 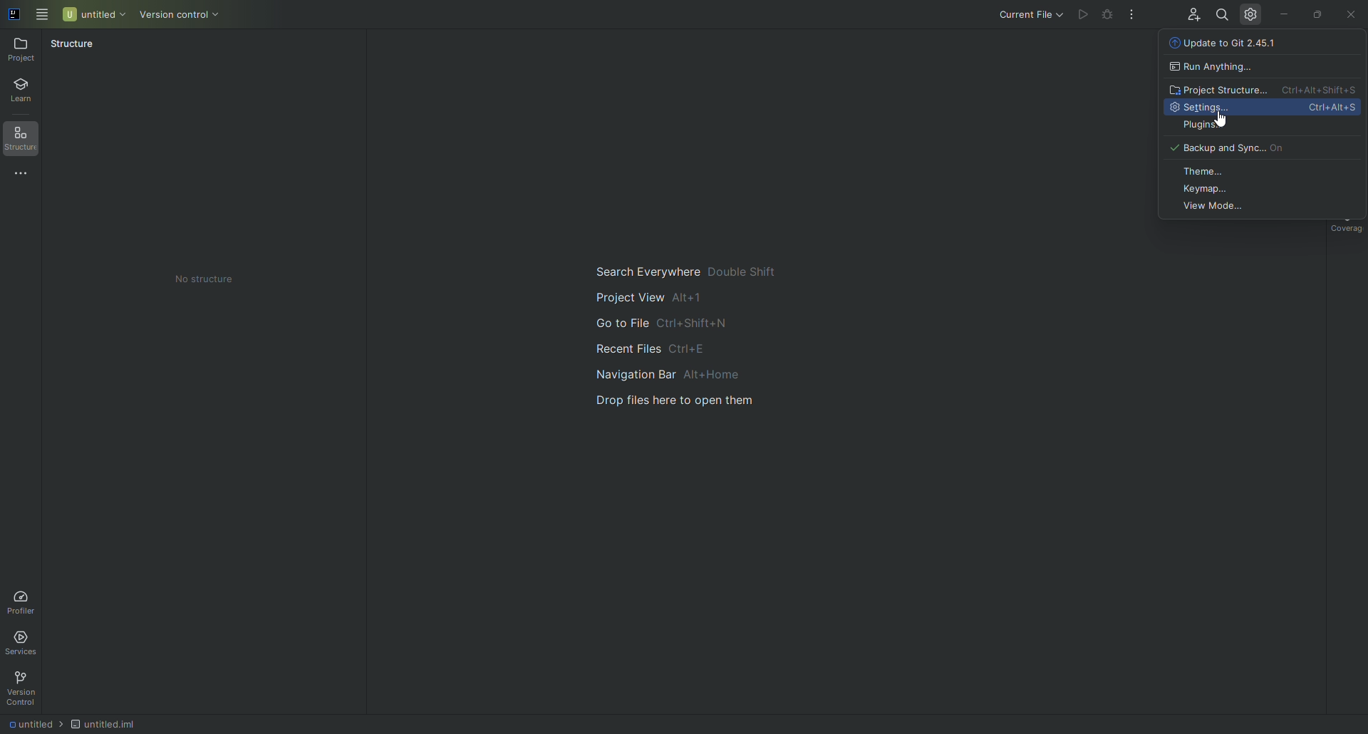 What do you see at coordinates (24, 600) in the screenshot?
I see `Profiler` at bounding box center [24, 600].